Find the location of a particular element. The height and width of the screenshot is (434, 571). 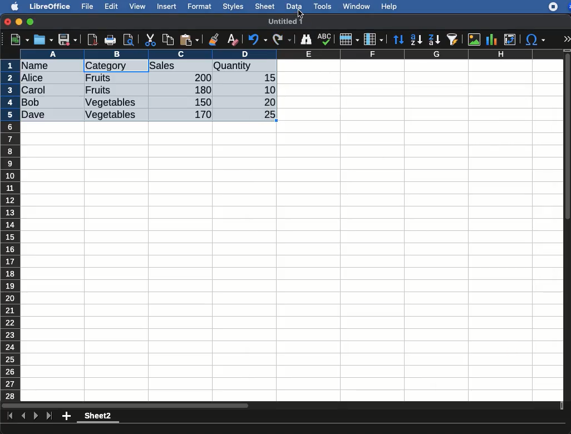

autofilter is located at coordinates (453, 39).